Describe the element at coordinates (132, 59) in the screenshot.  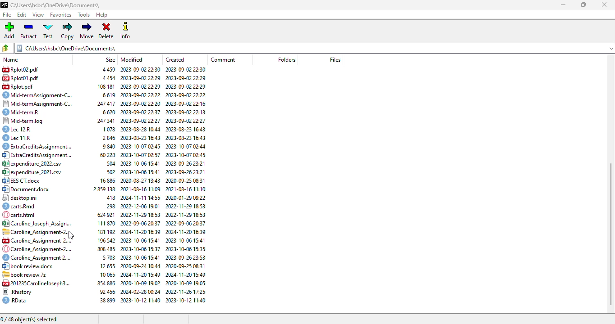
I see `modified` at that location.